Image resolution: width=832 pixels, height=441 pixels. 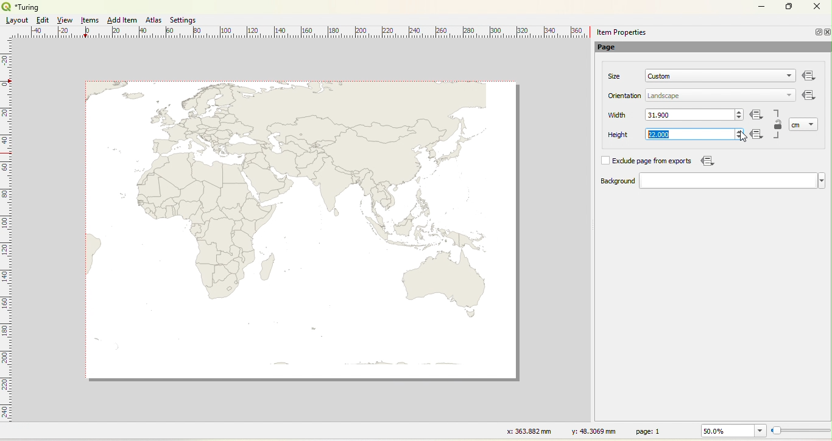 I want to click on Size, so click(x=615, y=76).